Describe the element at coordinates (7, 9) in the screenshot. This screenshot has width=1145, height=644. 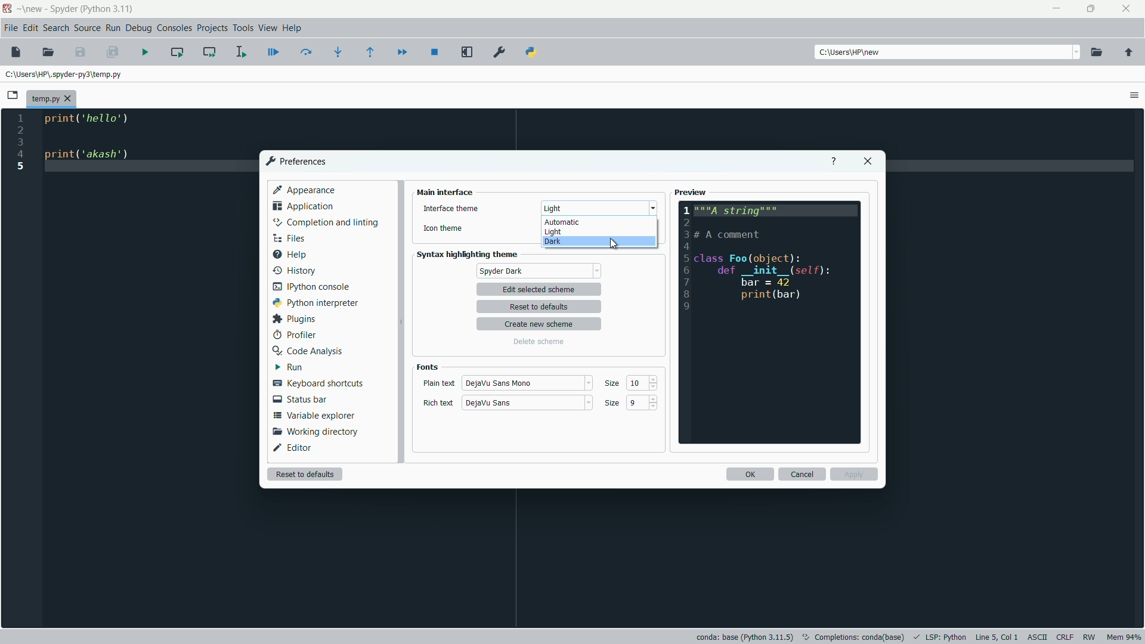
I see `app icon` at that location.